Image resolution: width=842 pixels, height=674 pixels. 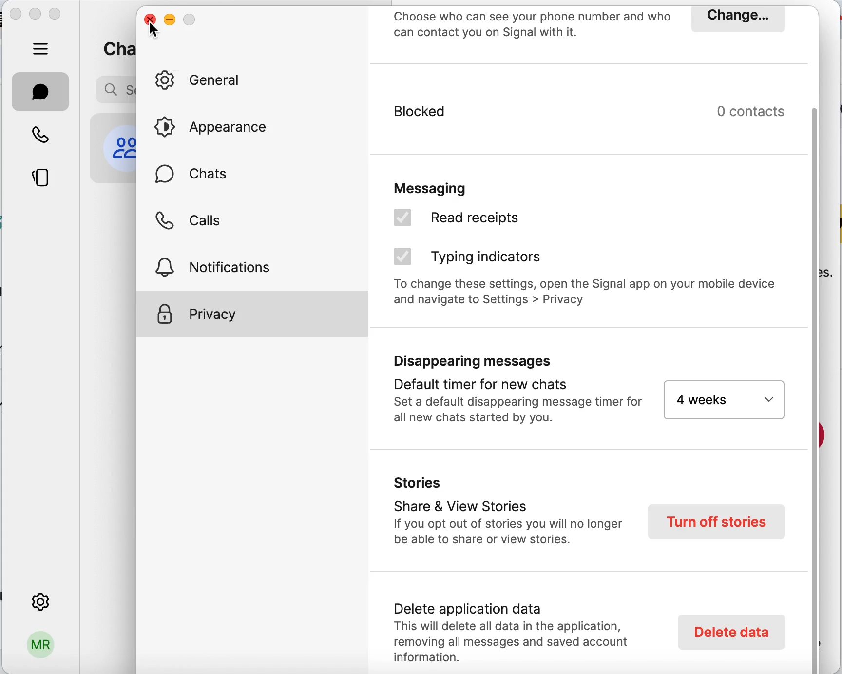 I want to click on stories, so click(x=42, y=179).